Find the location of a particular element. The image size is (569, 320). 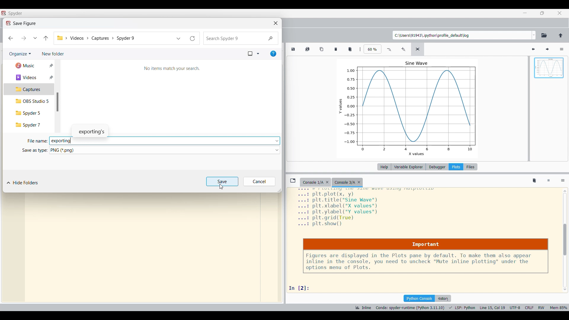

Music is located at coordinates (29, 65).